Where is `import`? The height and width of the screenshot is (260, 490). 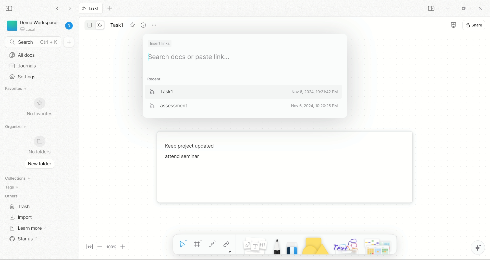 import is located at coordinates (21, 218).